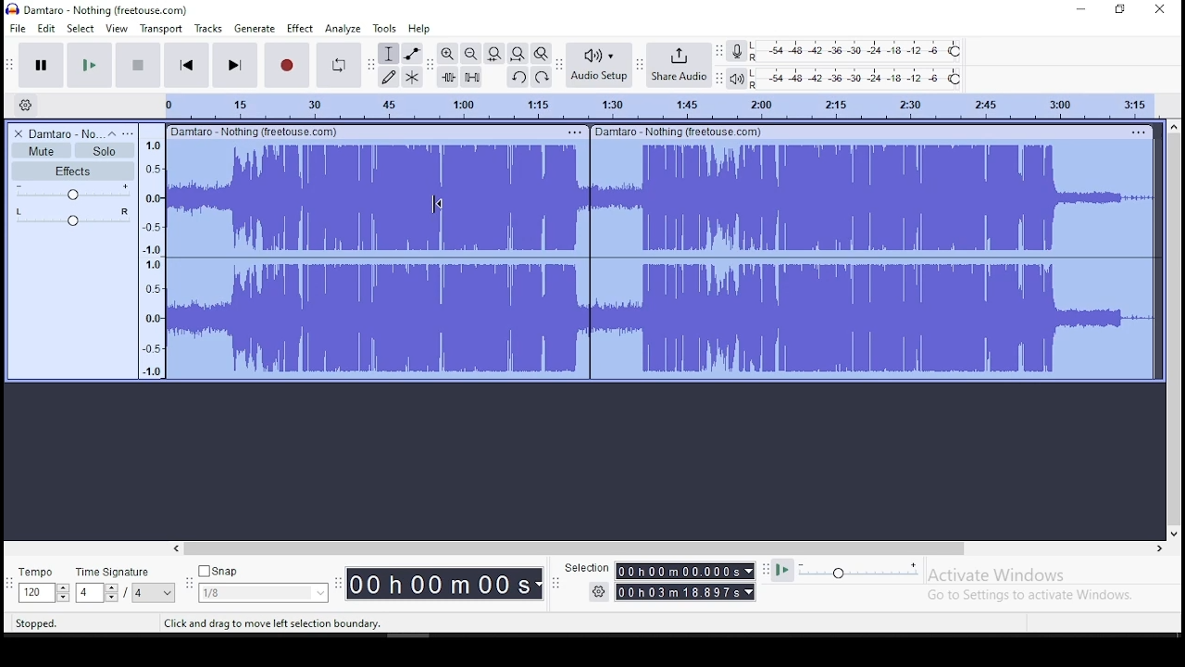  Describe the element at coordinates (735, 52) in the screenshot. I see `record meter` at that location.